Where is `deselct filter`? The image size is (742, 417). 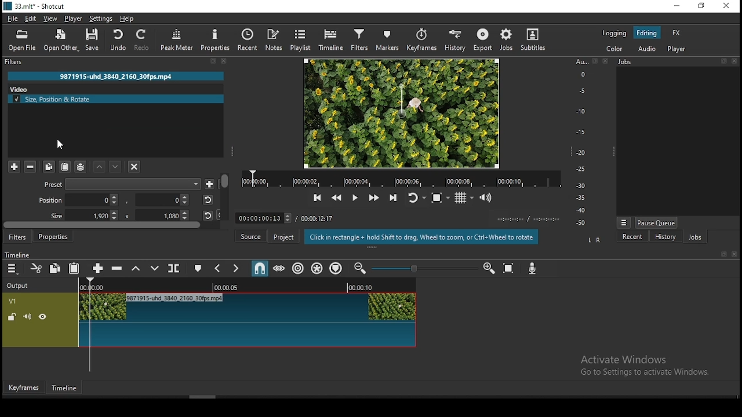
deselct filter is located at coordinates (135, 167).